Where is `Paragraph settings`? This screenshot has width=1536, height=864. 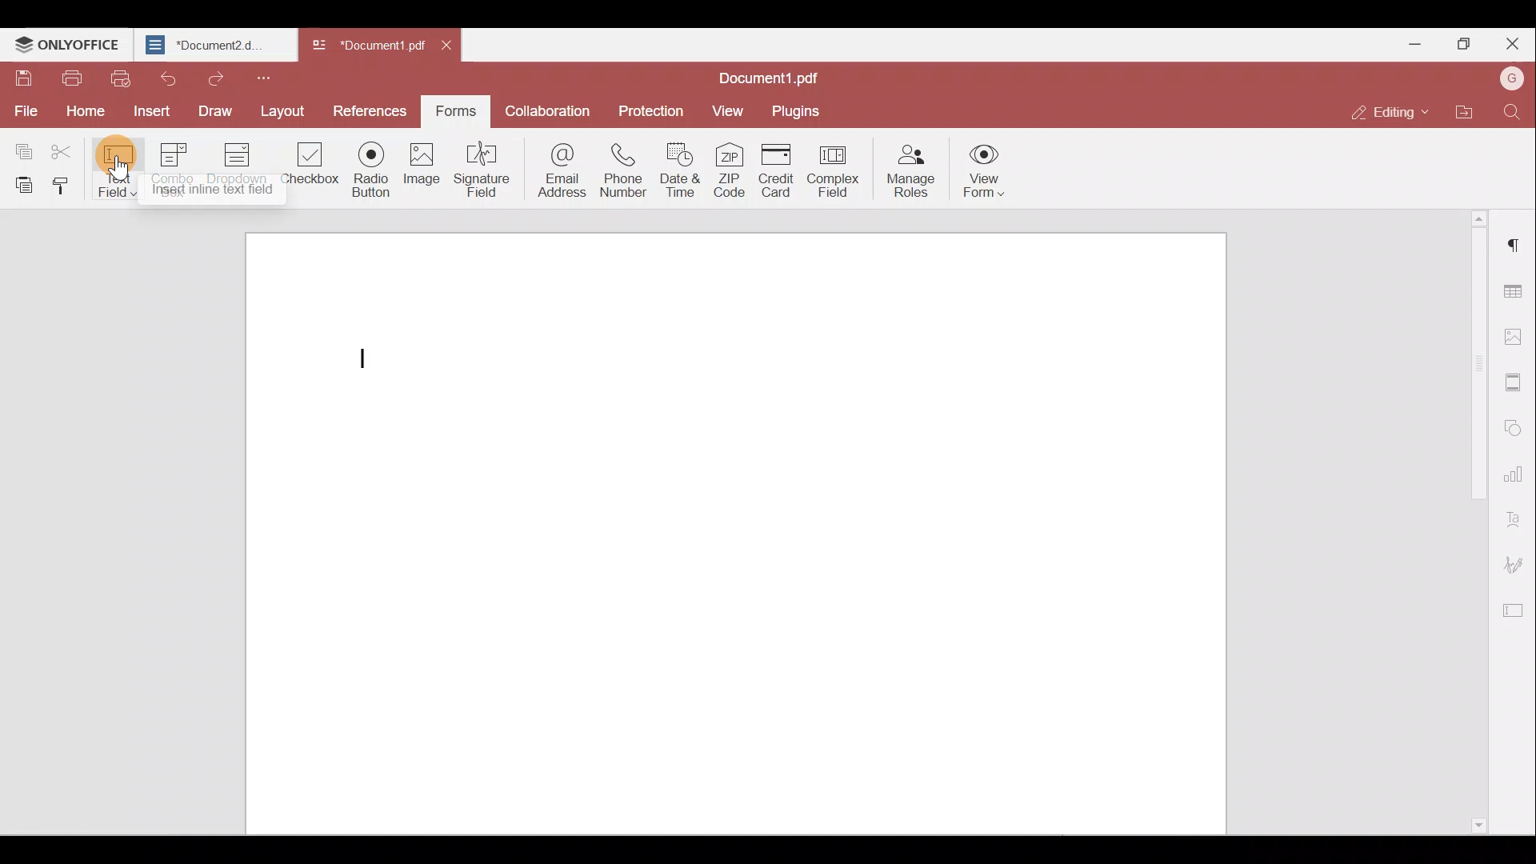 Paragraph settings is located at coordinates (1516, 243).